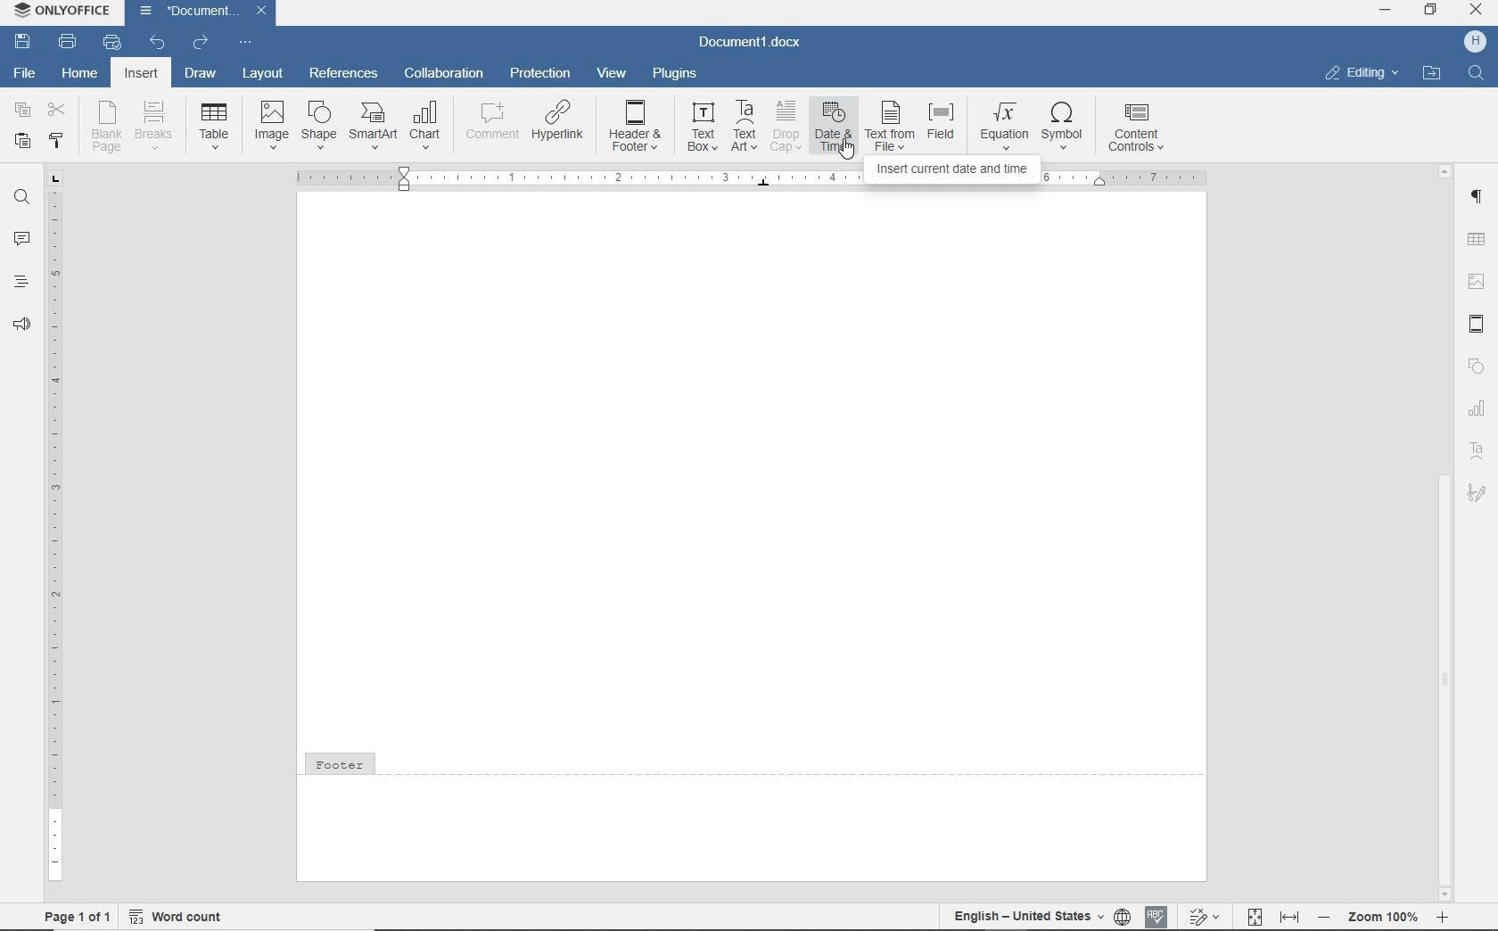 The image size is (1498, 931). Describe the element at coordinates (1477, 324) in the screenshot. I see `header & footer` at that location.